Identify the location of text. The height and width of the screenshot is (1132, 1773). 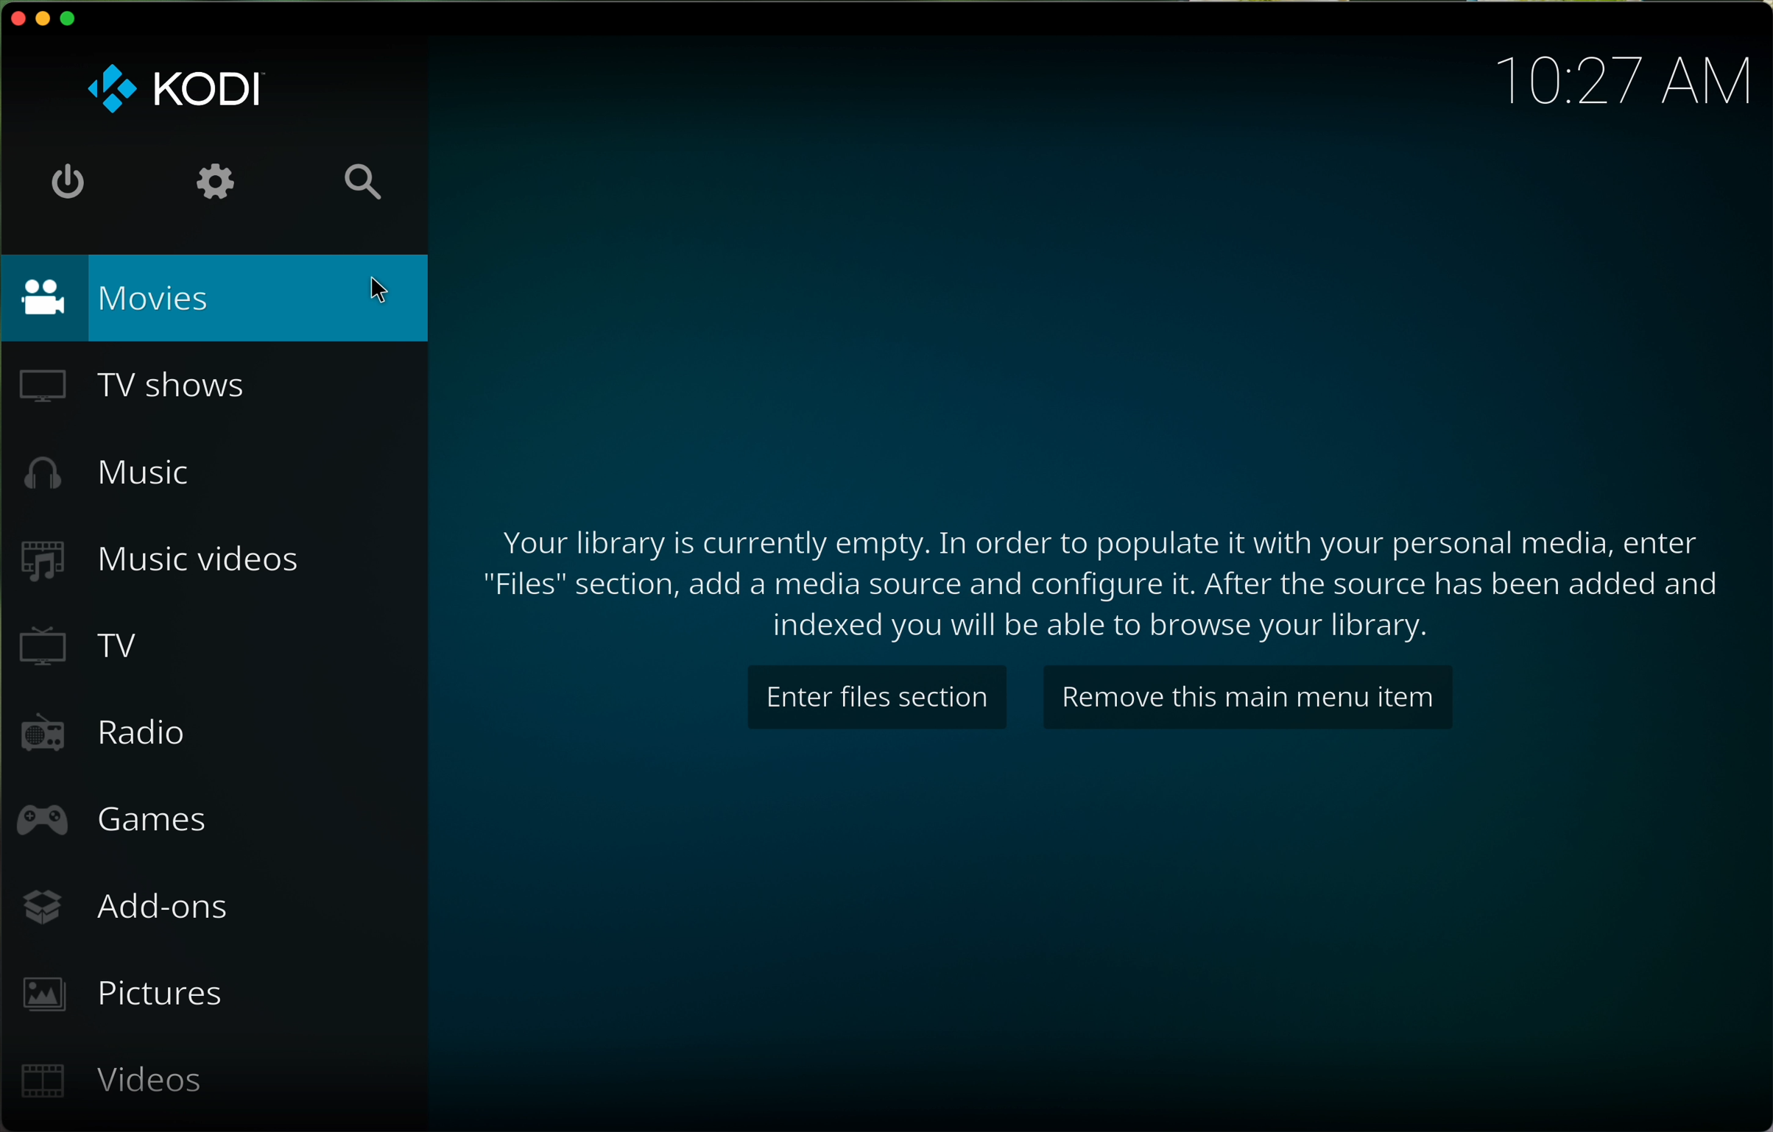
(1087, 581).